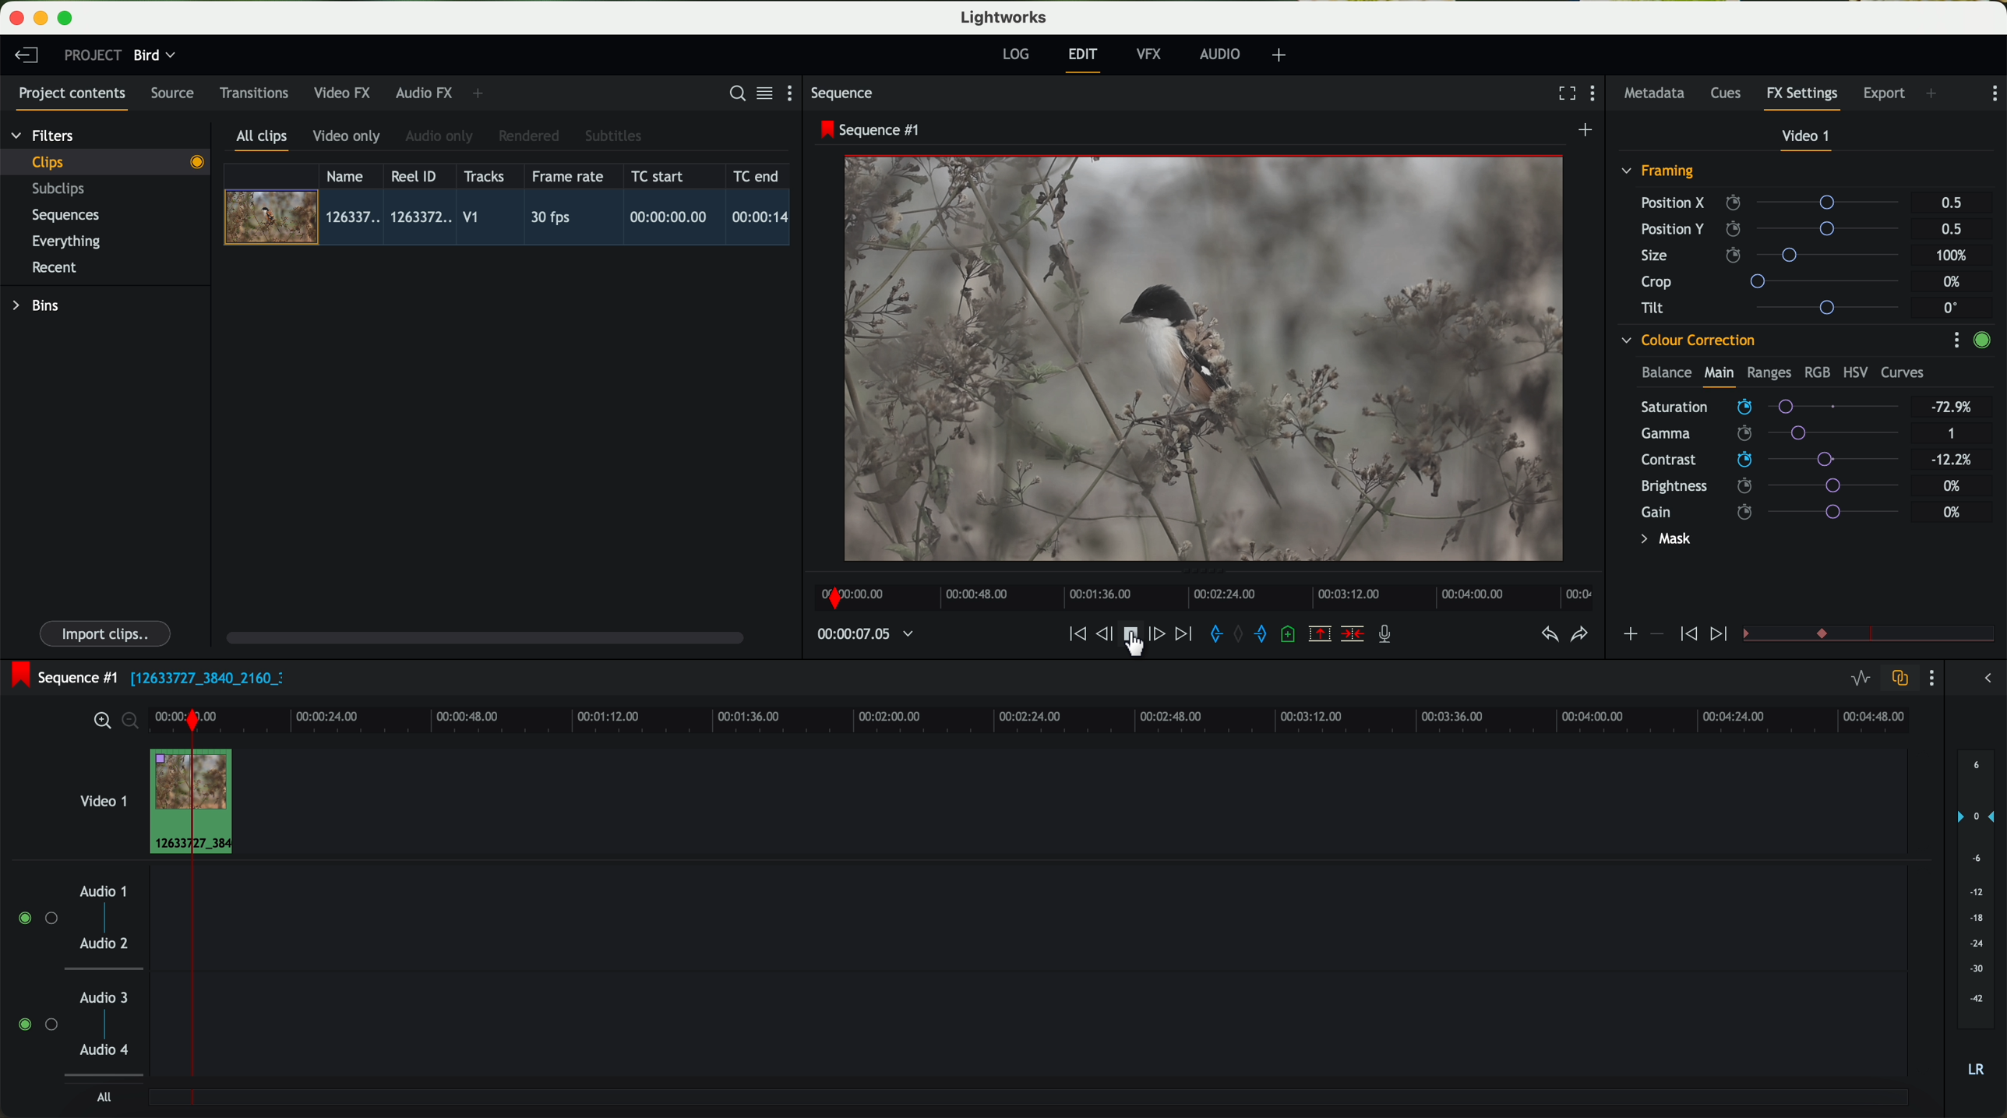 This screenshot has width=2007, height=1118. I want to click on 1, so click(1952, 435).